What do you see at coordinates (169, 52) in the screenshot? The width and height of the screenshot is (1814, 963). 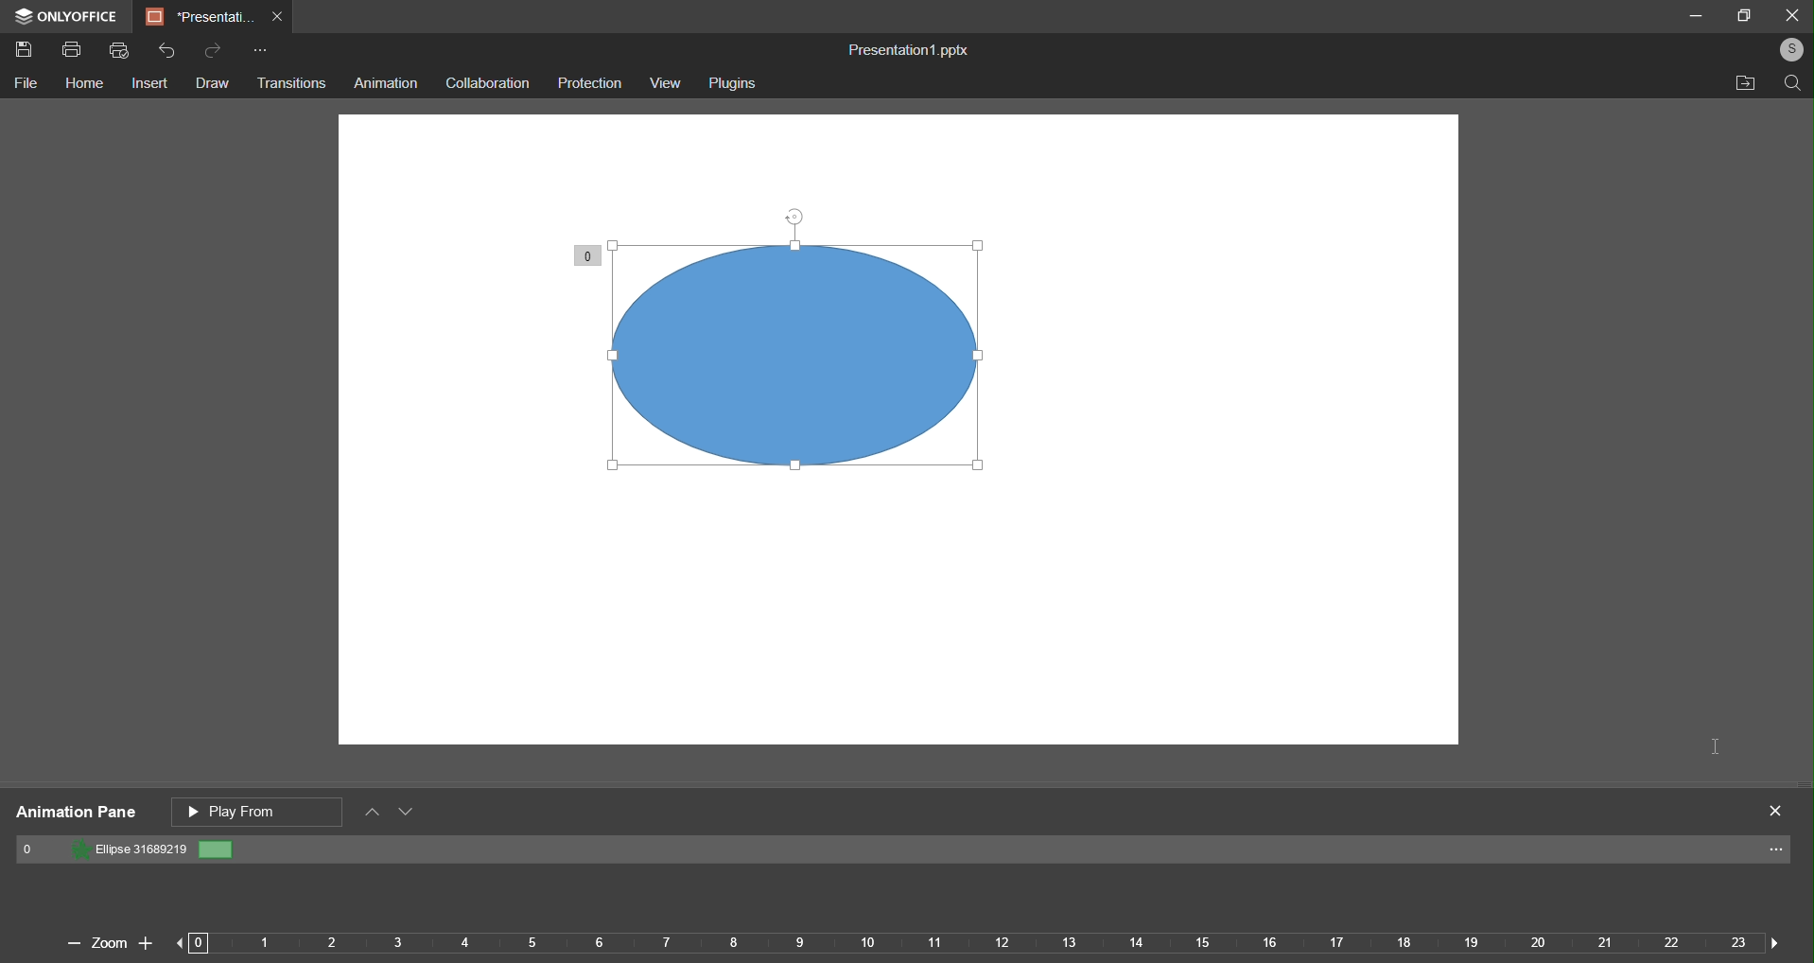 I see `Undo` at bounding box center [169, 52].